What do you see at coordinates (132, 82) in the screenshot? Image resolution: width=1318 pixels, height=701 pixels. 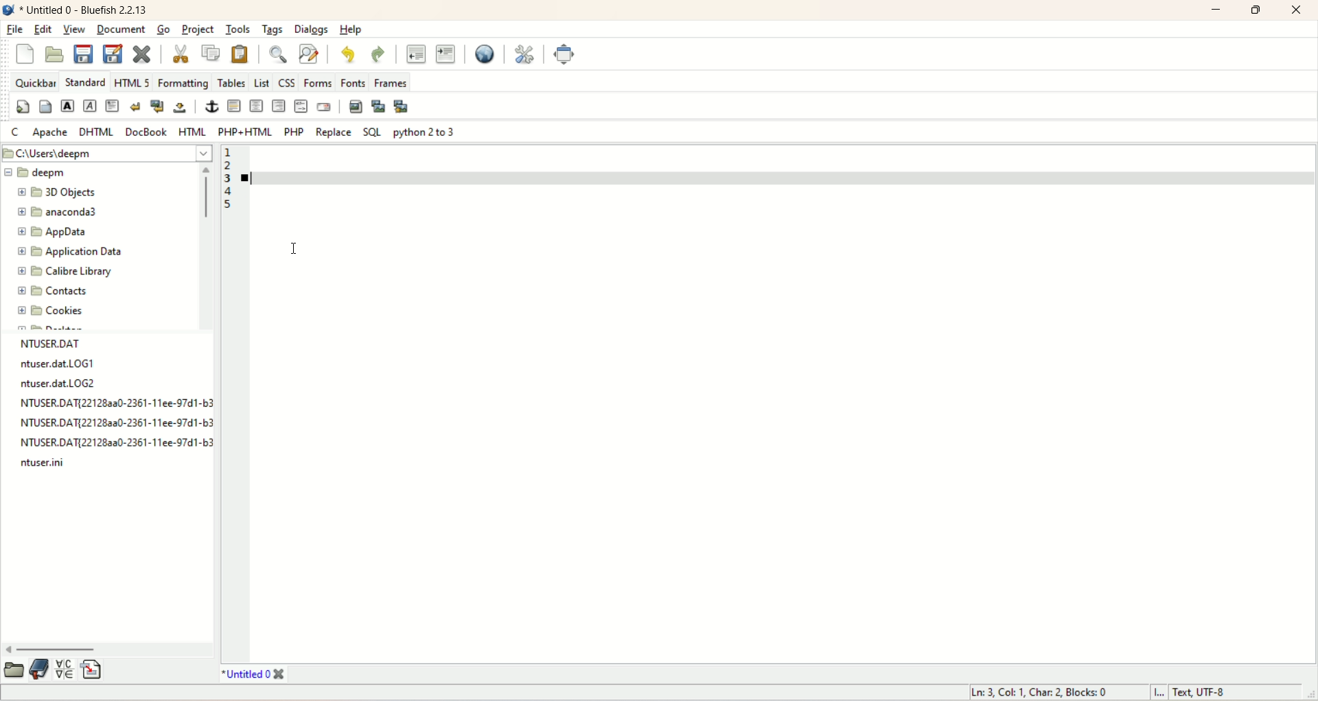 I see `HTML 5` at bounding box center [132, 82].